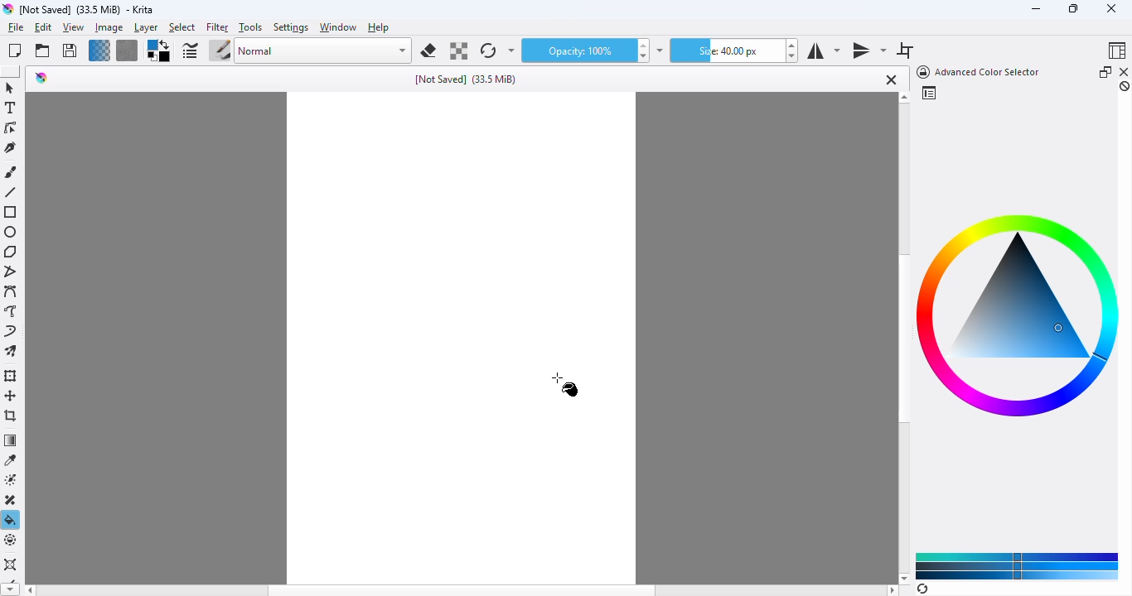 The width and height of the screenshot is (1132, 596). I want to click on set eraser mode, so click(428, 50).